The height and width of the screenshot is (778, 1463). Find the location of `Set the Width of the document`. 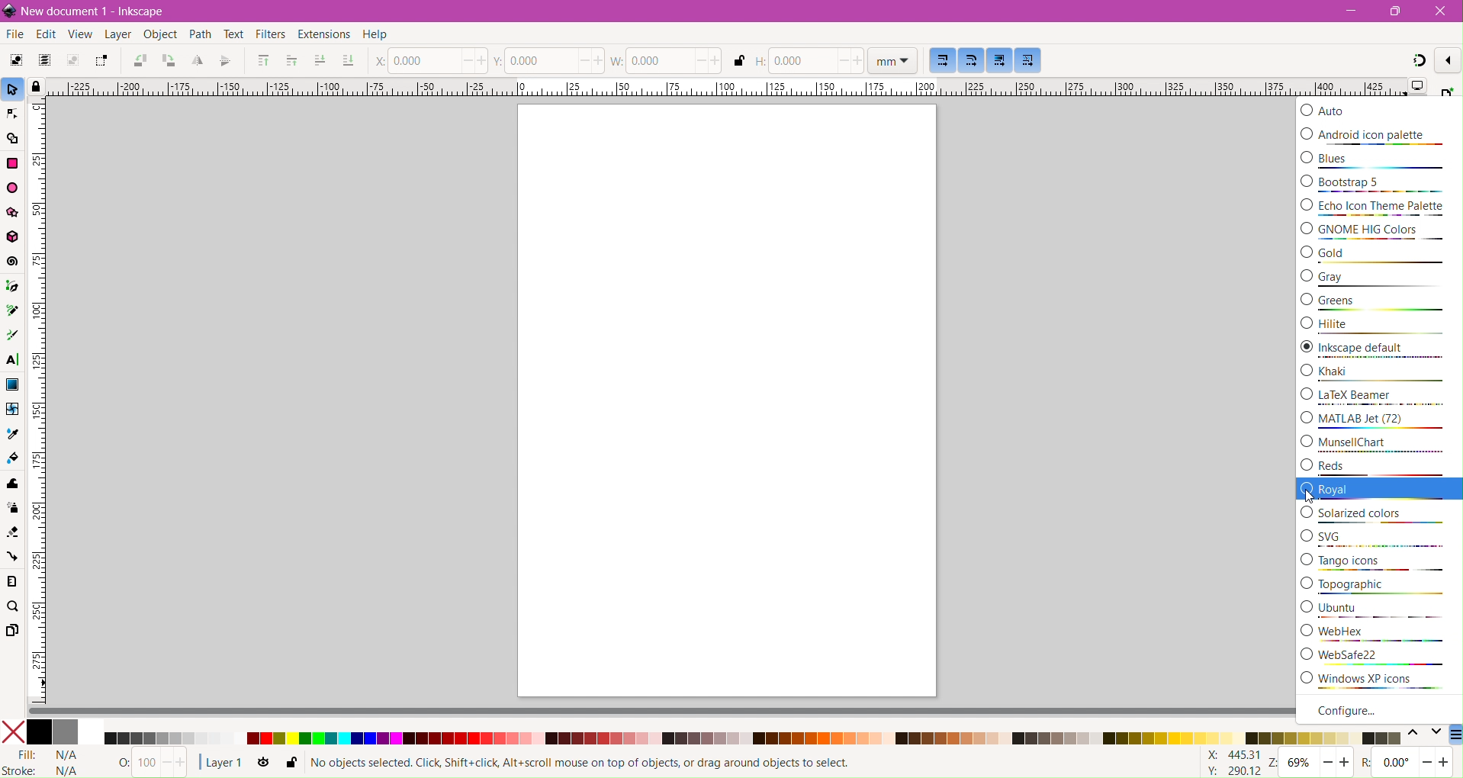

Set the Width of the document is located at coordinates (667, 60).